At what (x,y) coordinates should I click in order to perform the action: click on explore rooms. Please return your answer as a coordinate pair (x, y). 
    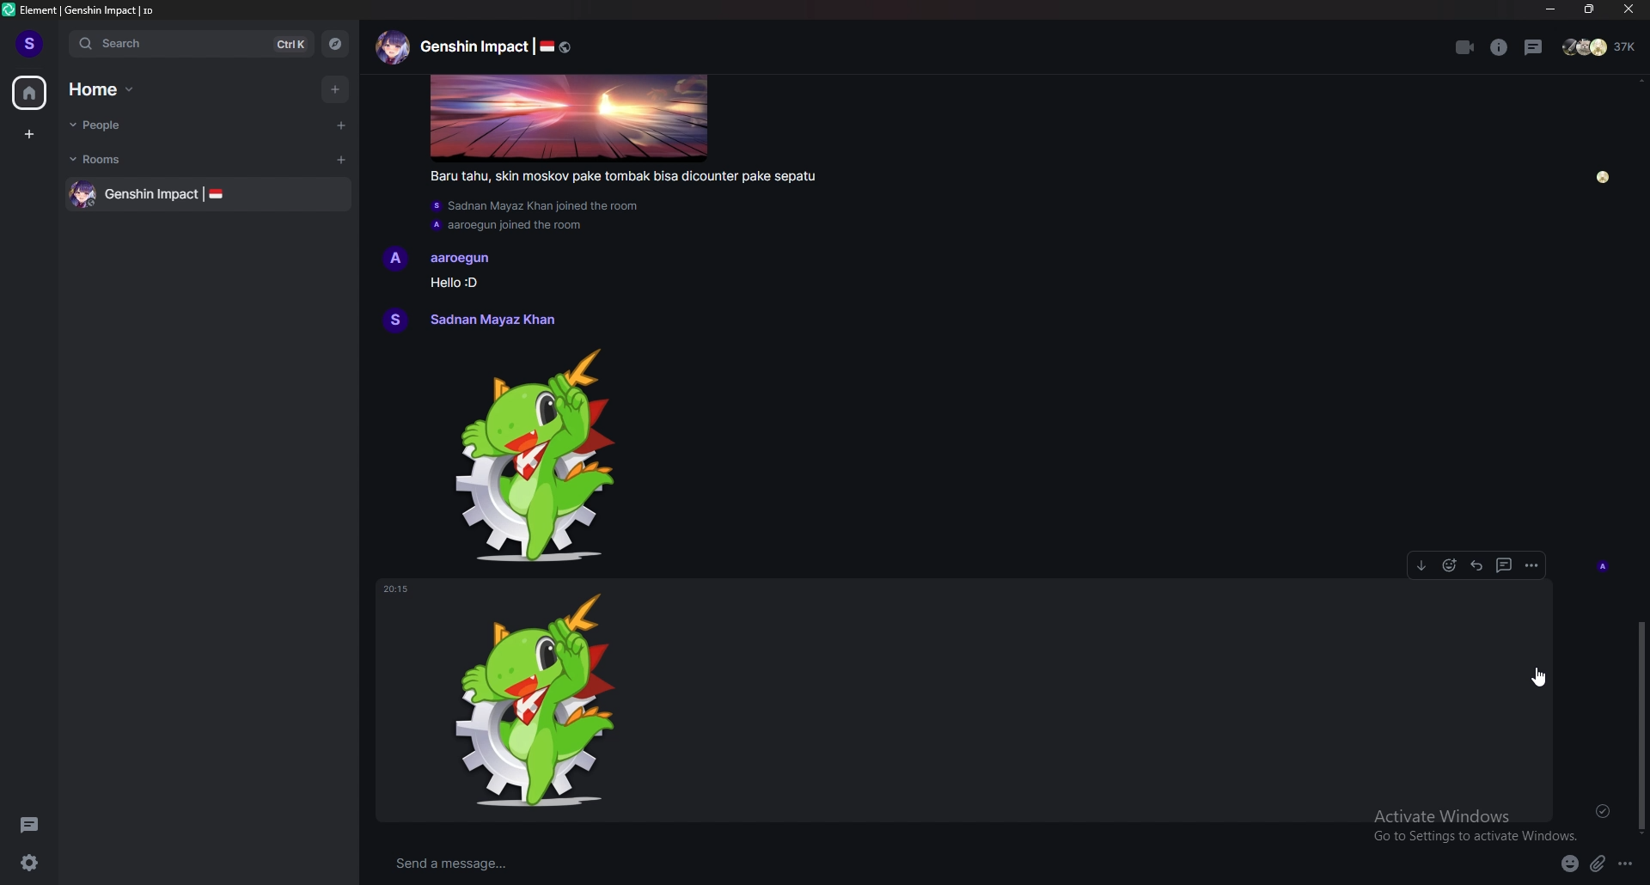
    Looking at the image, I should click on (333, 44).